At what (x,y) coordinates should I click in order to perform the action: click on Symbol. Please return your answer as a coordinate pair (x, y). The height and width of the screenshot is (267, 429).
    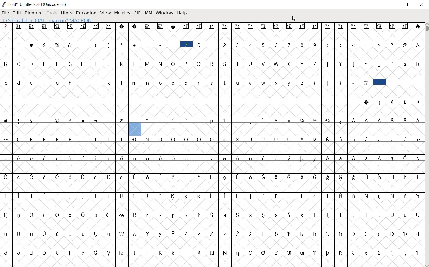
    Looking at the image, I should click on (122, 253).